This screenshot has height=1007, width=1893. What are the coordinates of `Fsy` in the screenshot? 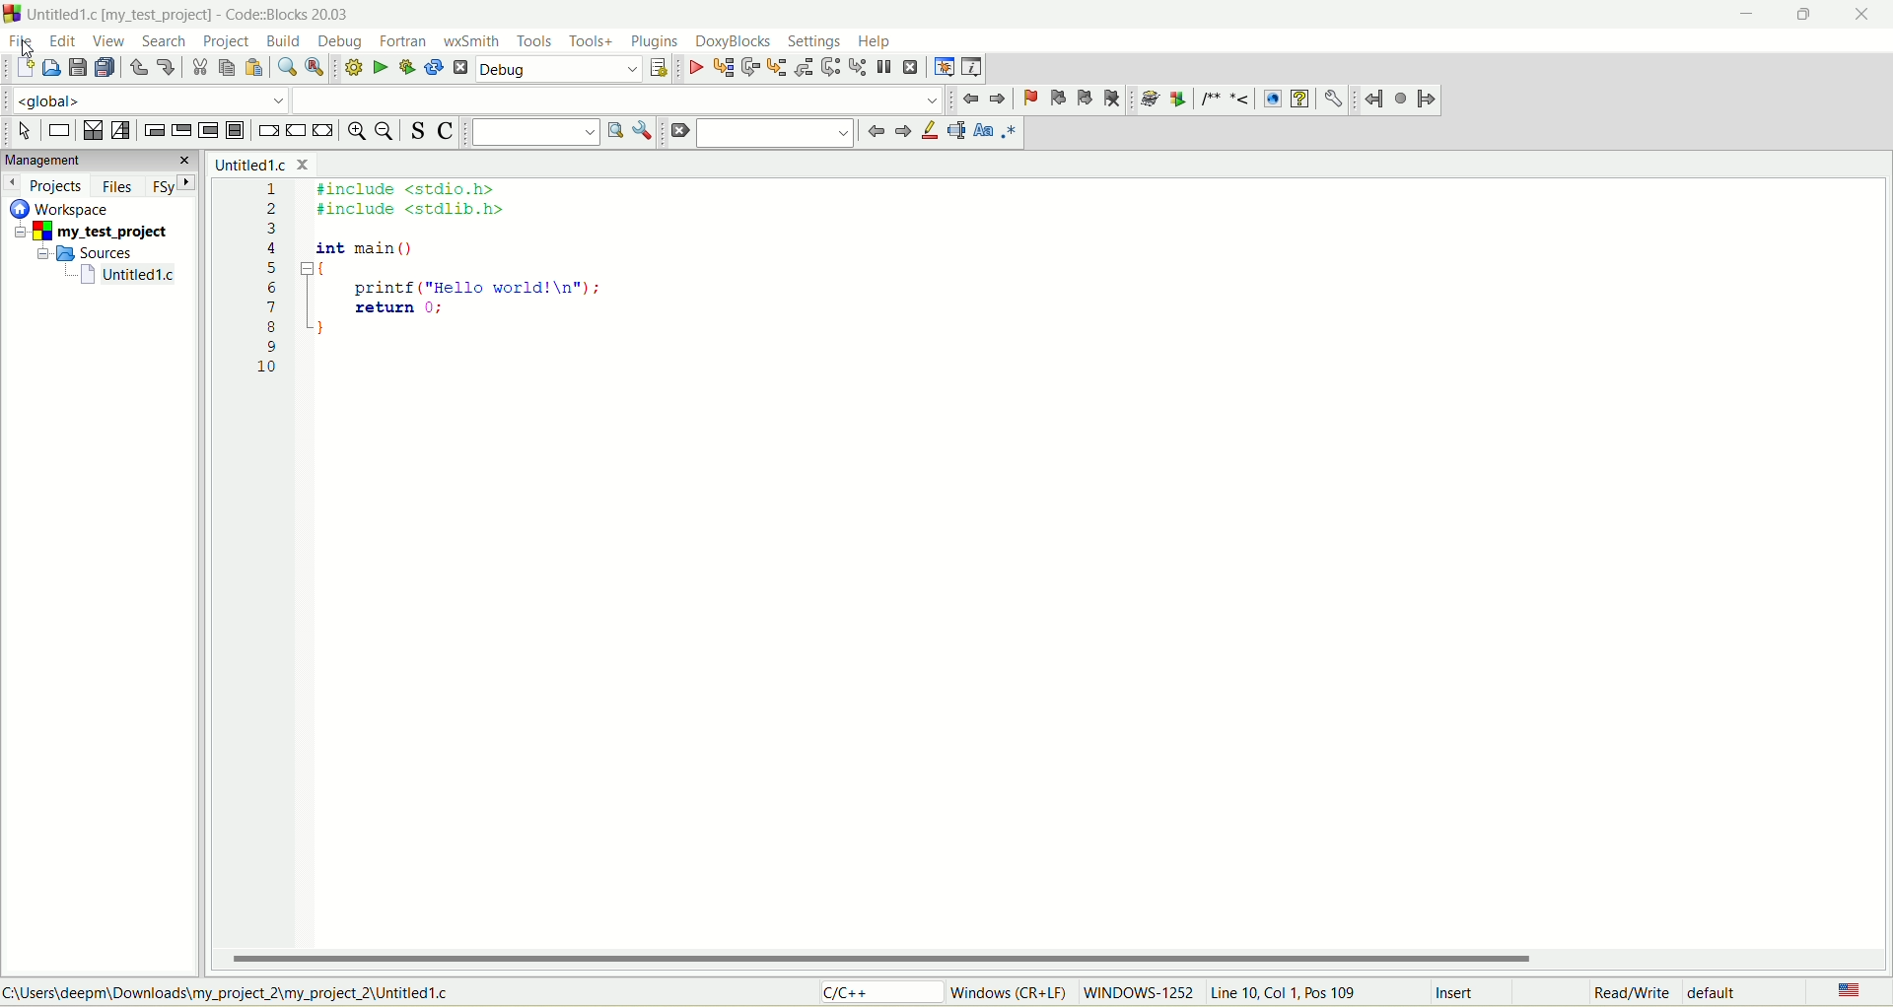 It's located at (173, 184).